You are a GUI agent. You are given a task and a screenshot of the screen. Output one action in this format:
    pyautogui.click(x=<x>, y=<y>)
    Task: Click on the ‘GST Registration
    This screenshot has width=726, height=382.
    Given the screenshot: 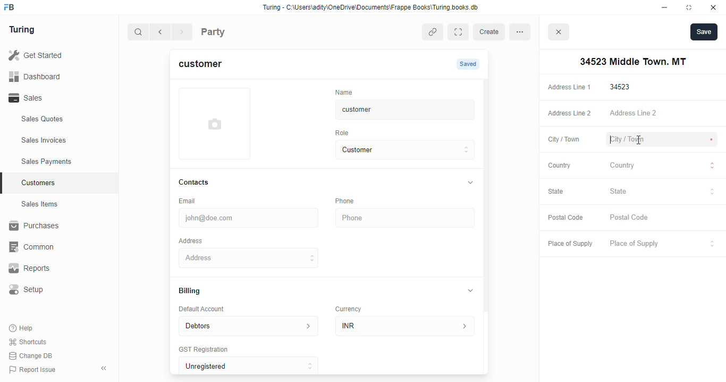 What is the action you would take?
    pyautogui.click(x=207, y=350)
    